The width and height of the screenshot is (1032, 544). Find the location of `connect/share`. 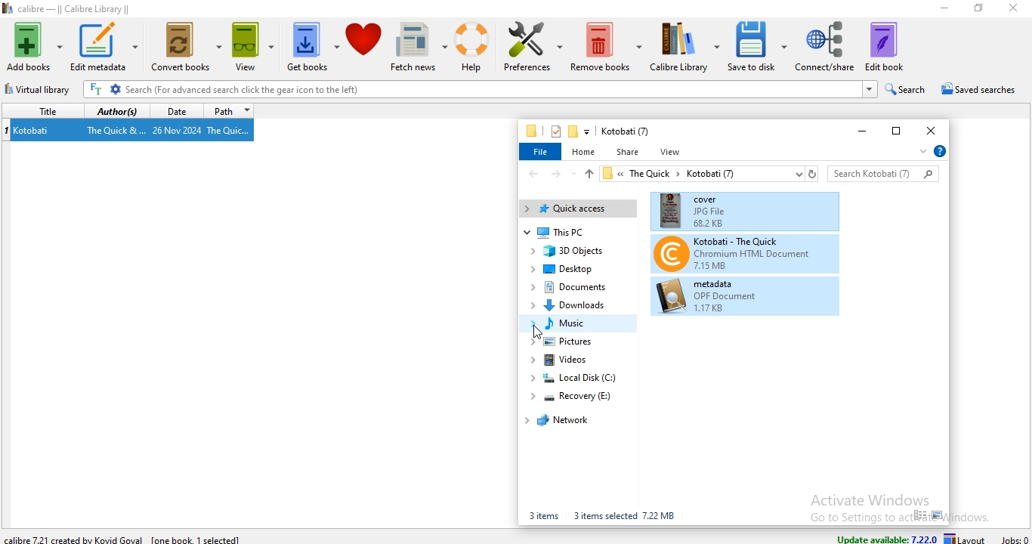

connect/share is located at coordinates (825, 46).